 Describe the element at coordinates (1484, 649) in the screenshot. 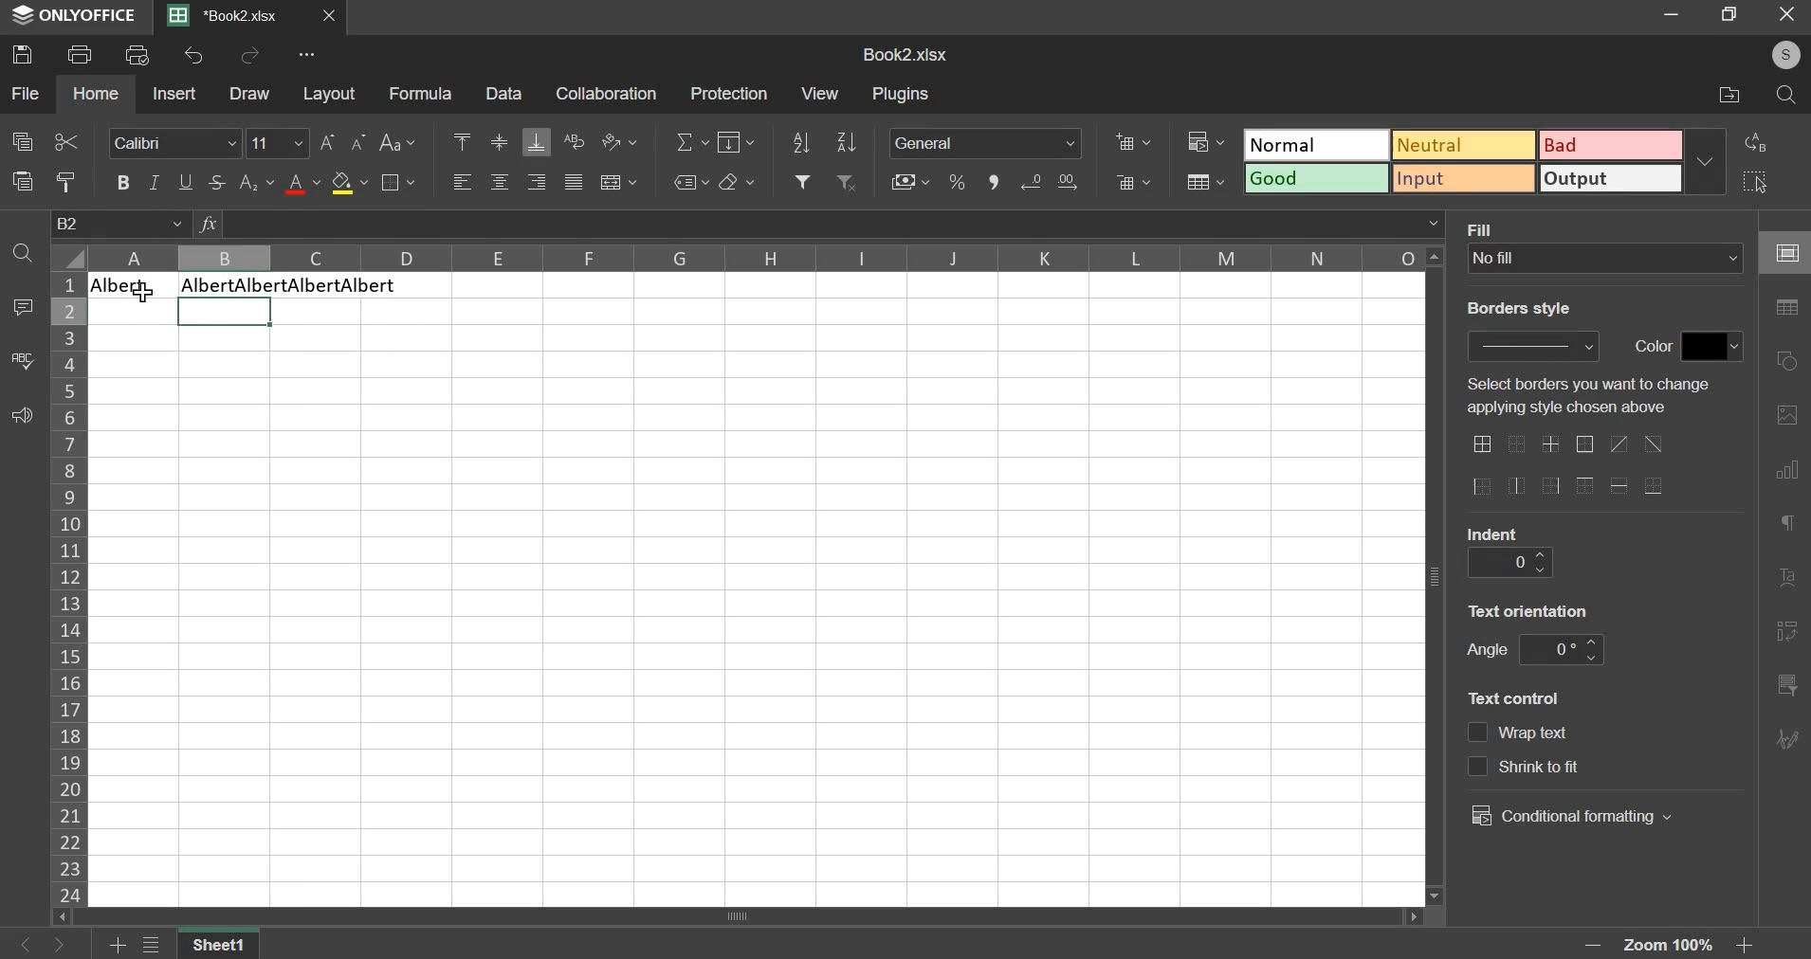

I see `text` at that location.